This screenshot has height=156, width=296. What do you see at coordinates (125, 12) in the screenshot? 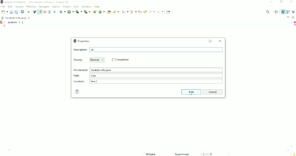
I see `Next annotation` at bounding box center [125, 12].